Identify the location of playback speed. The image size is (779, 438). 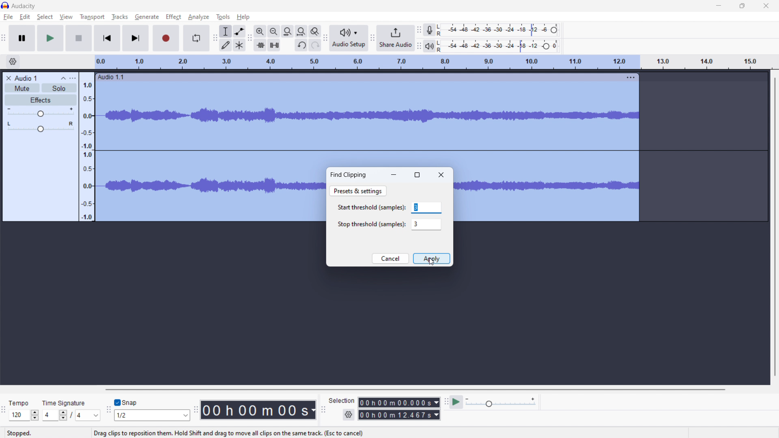
(501, 403).